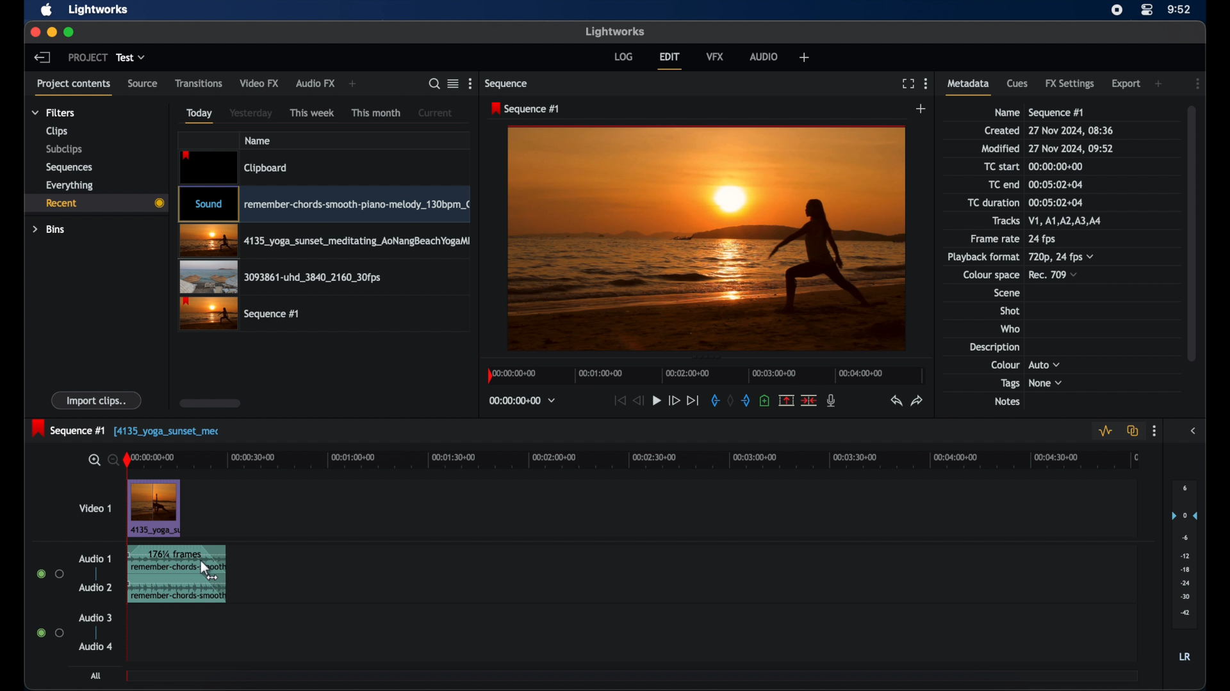 This screenshot has height=691, width=1230. Describe the element at coordinates (619, 400) in the screenshot. I see `jump to start` at that location.